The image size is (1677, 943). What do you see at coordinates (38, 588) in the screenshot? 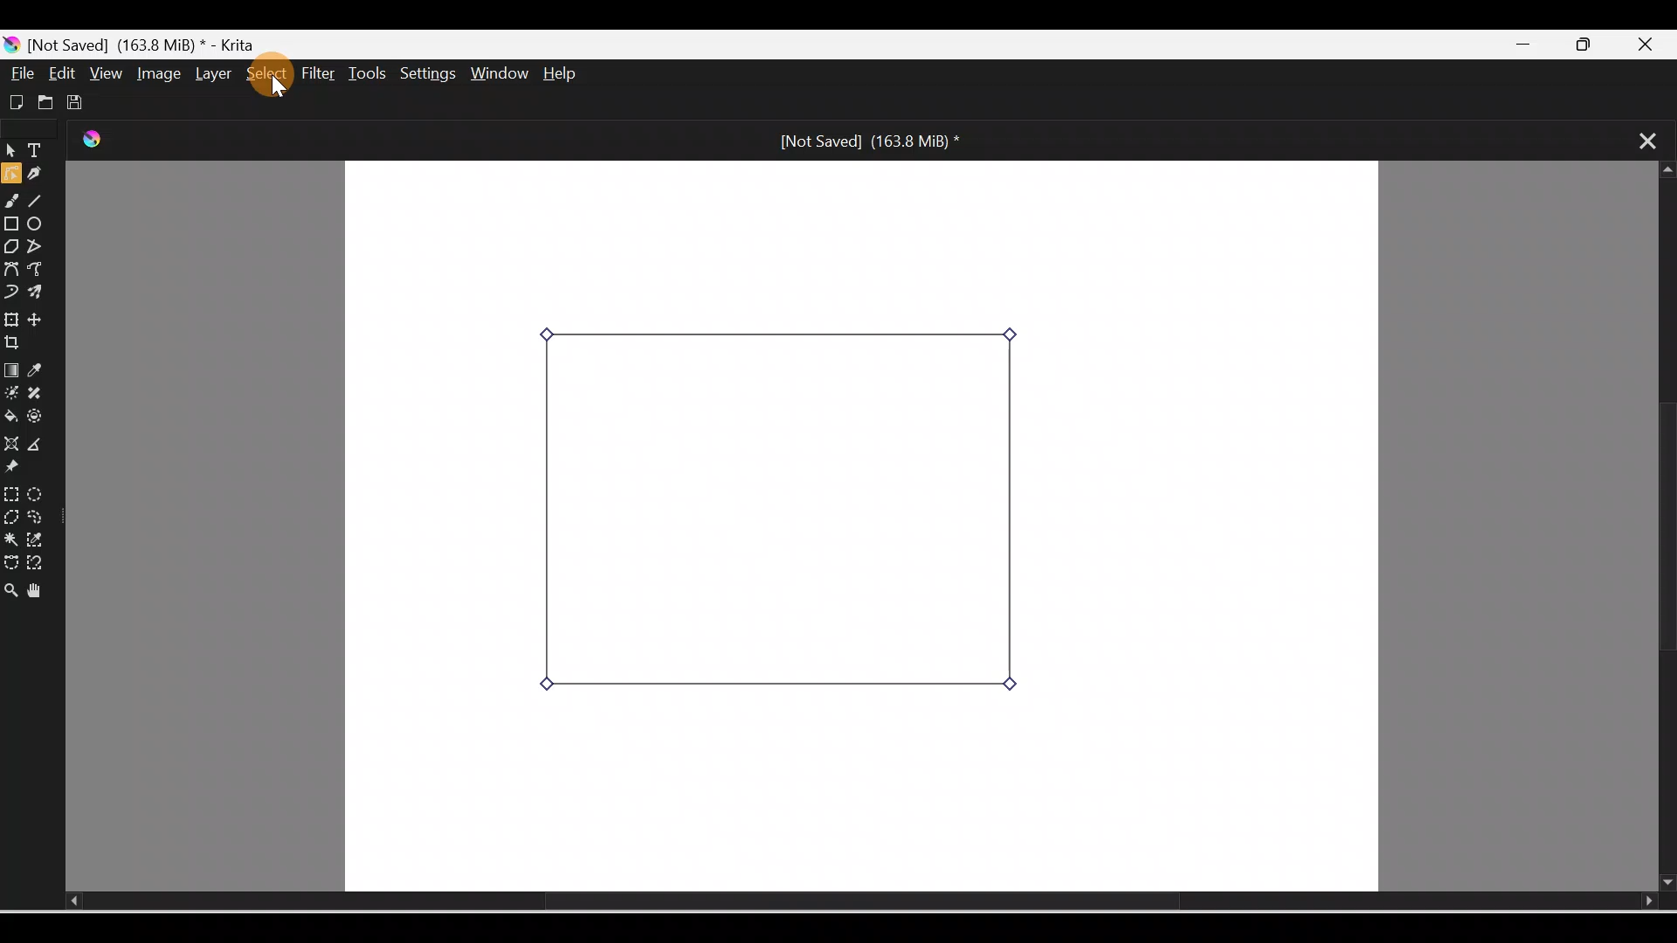
I see `Pan tool` at bounding box center [38, 588].